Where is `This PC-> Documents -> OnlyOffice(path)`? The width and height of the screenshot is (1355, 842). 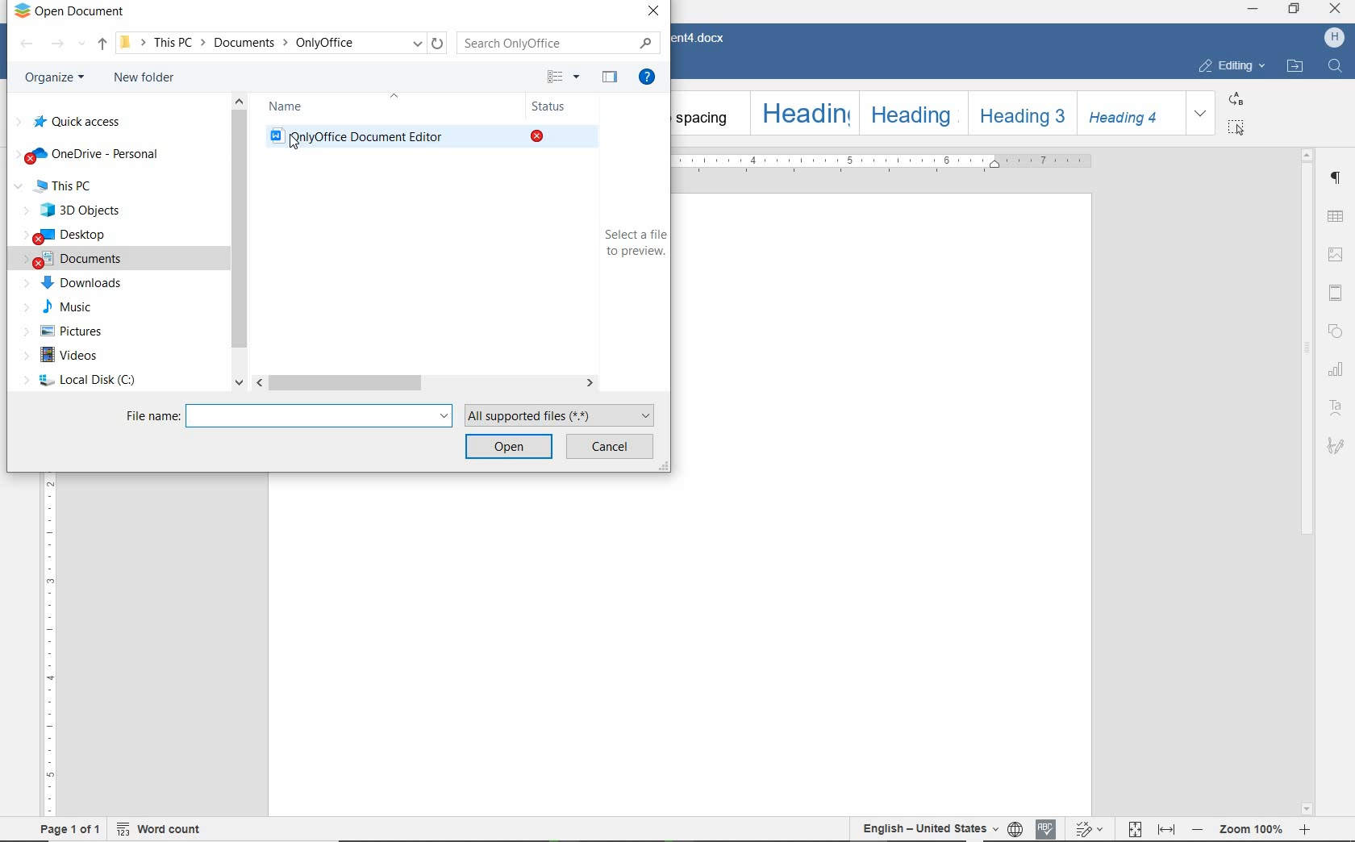 This PC-> Documents -> OnlyOffice(path) is located at coordinates (271, 42).